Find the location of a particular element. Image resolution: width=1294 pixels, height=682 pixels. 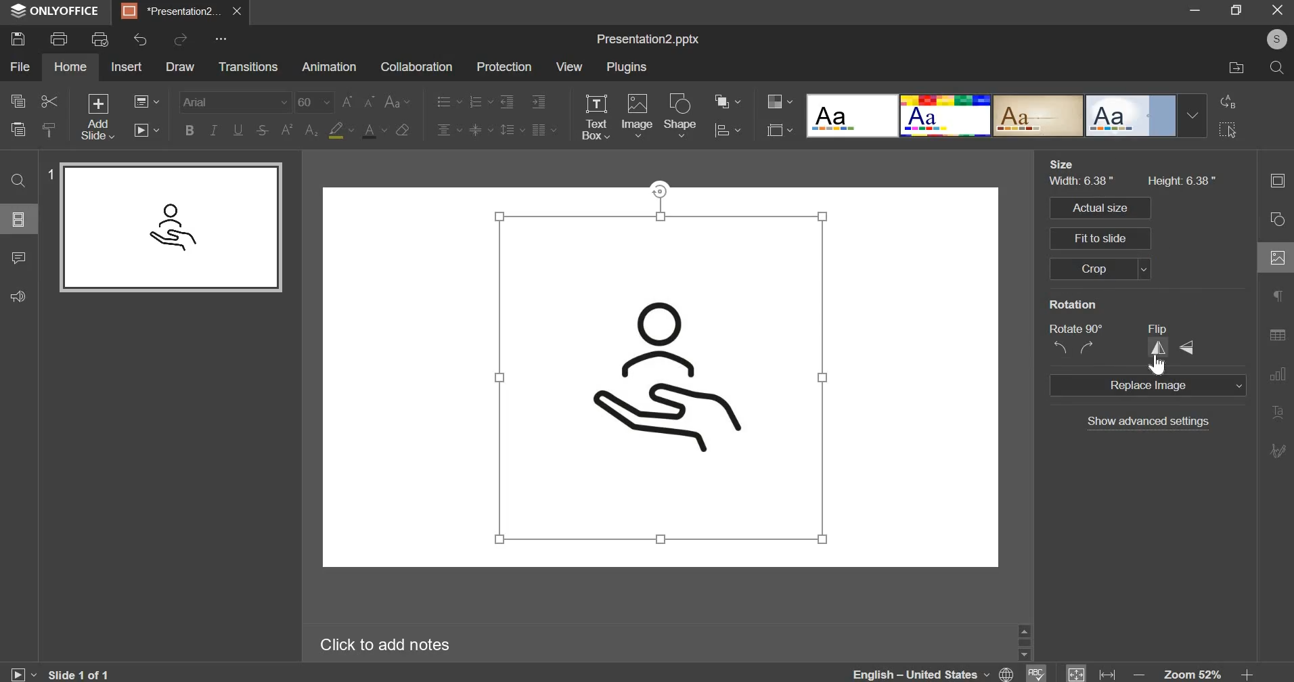

feedback is located at coordinates (17, 296).